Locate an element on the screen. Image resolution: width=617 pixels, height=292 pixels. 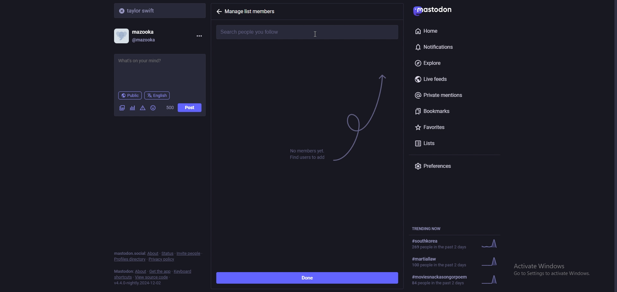
invite people is located at coordinates (189, 253).